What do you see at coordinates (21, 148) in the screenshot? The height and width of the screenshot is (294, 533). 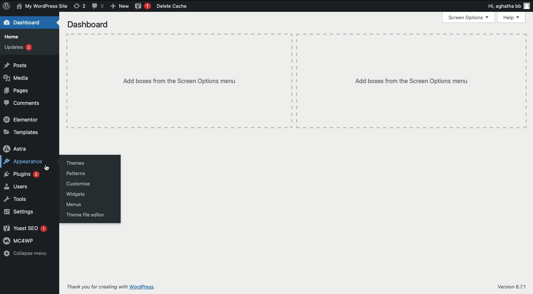 I see `Astra` at bounding box center [21, 148].